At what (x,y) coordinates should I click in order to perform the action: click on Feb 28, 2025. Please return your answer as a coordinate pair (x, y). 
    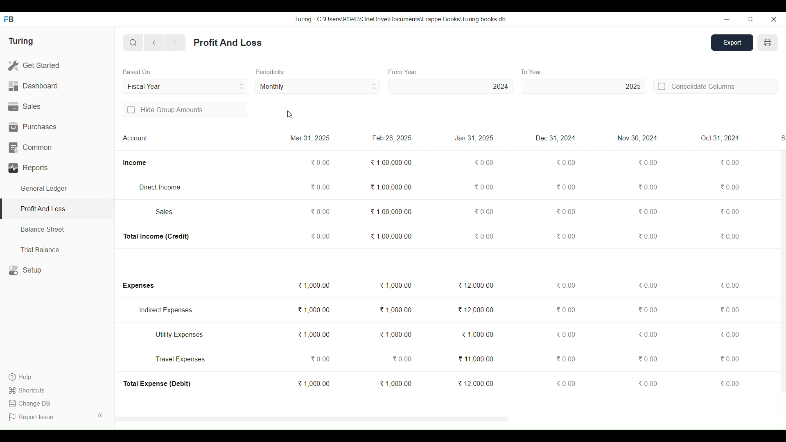
    Looking at the image, I should click on (391, 138).